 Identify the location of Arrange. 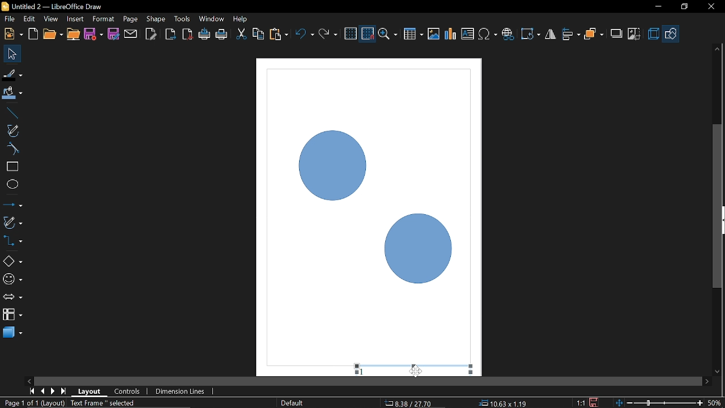
(594, 35).